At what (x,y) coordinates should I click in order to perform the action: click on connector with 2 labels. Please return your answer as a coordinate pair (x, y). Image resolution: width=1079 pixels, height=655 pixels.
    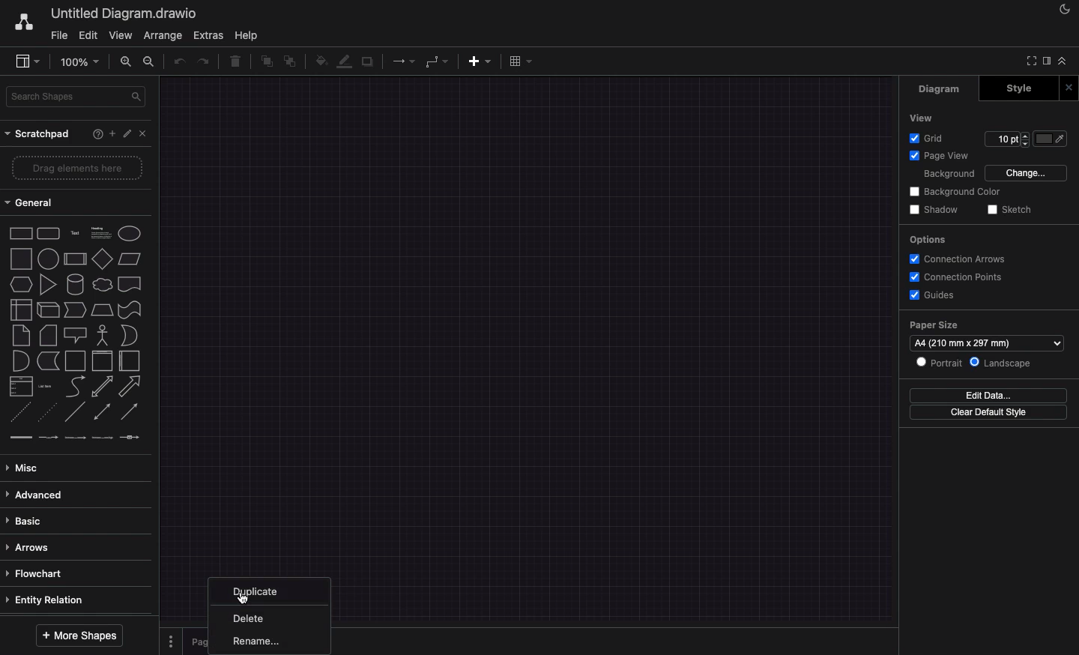
    Looking at the image, I should click on (75, 437).